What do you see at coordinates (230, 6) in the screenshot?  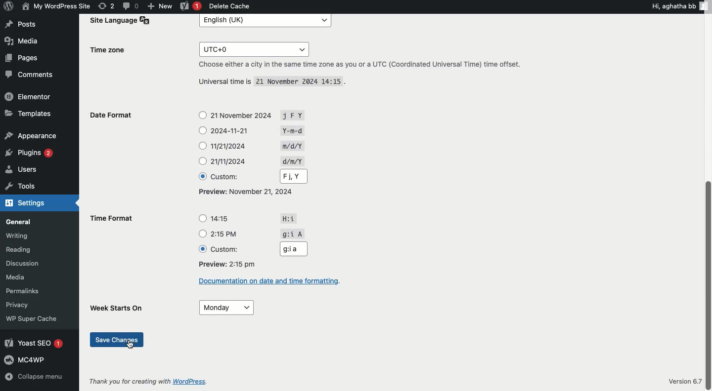 I see `Delete cache` at bounding box center [230, 6].